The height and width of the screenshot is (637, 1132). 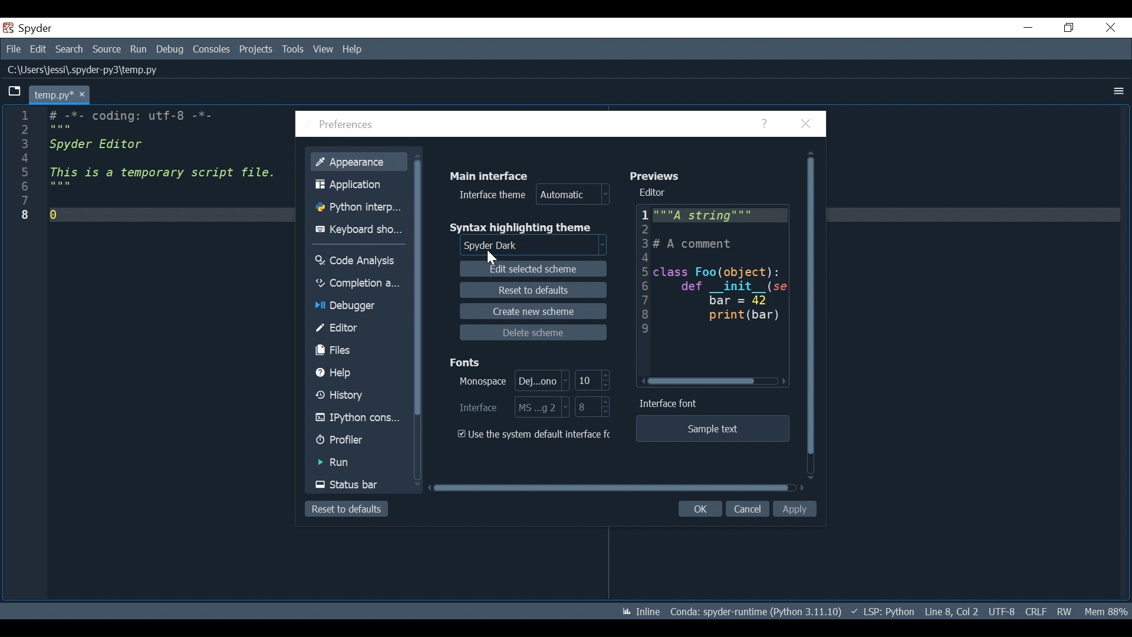 I want to click on Main Interface, so click(x=492, y=176).